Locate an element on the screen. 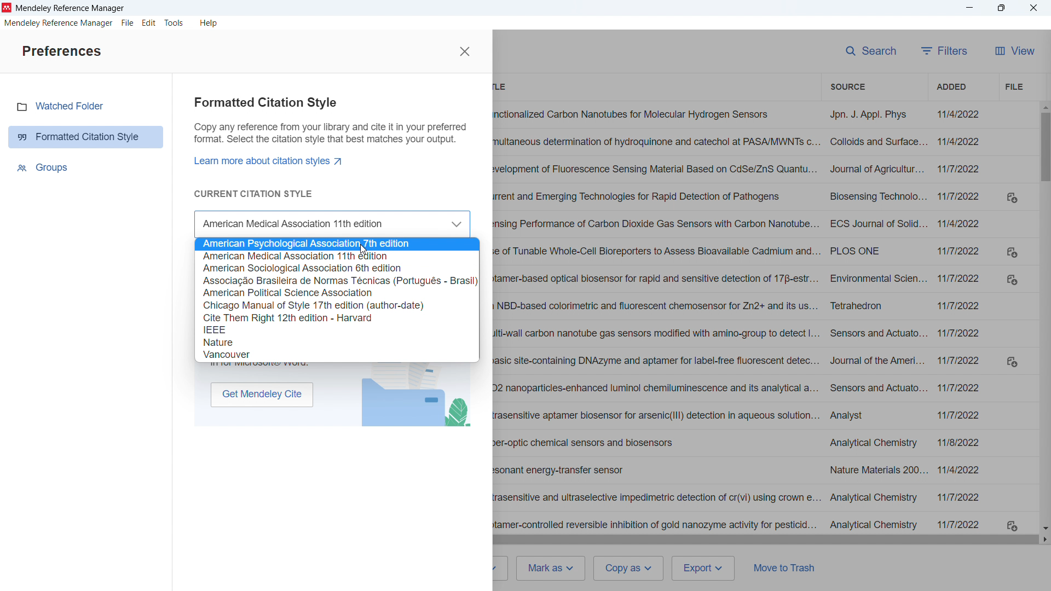 The height and width of the screenshot is (591, 1051). Watched folder  is located at coordinates (71, 106).